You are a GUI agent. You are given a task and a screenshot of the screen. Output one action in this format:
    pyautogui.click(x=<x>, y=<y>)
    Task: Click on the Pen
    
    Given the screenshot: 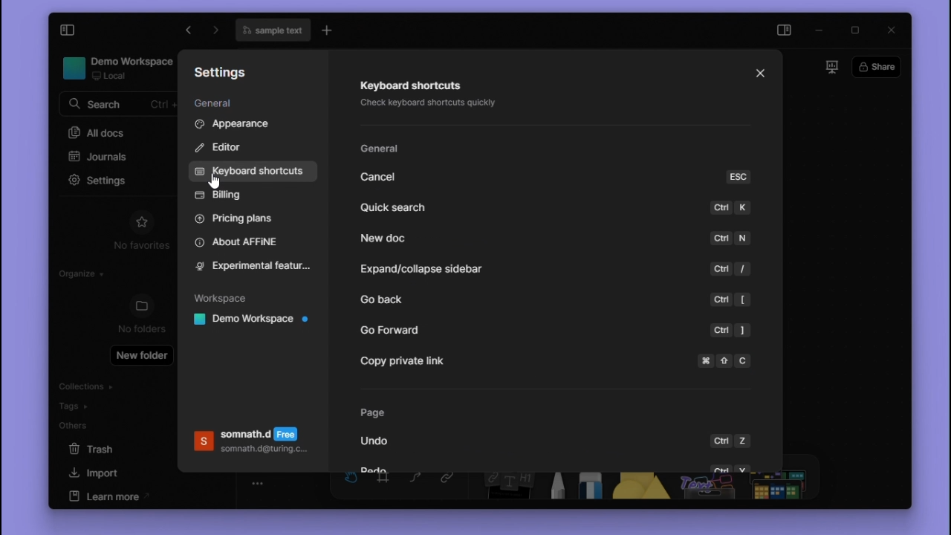 What is the action you would take?
    pyautogui.click(x=554, y=487)
    